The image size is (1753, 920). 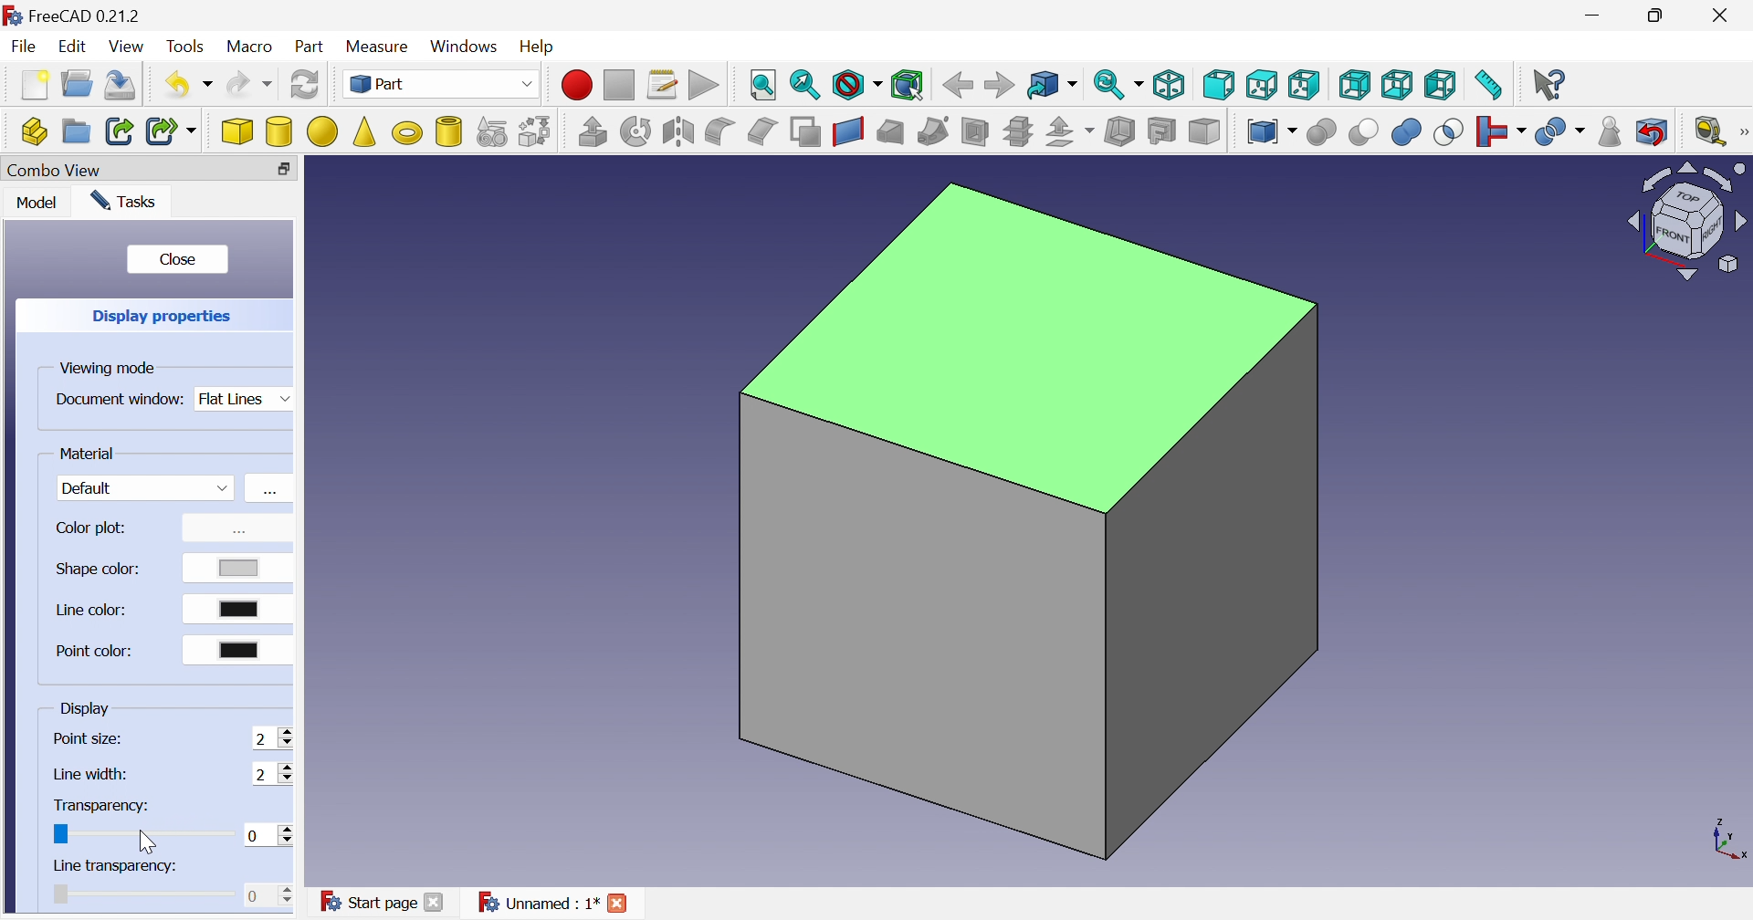 I want to click on Create tube, so click(x=450, y=132).